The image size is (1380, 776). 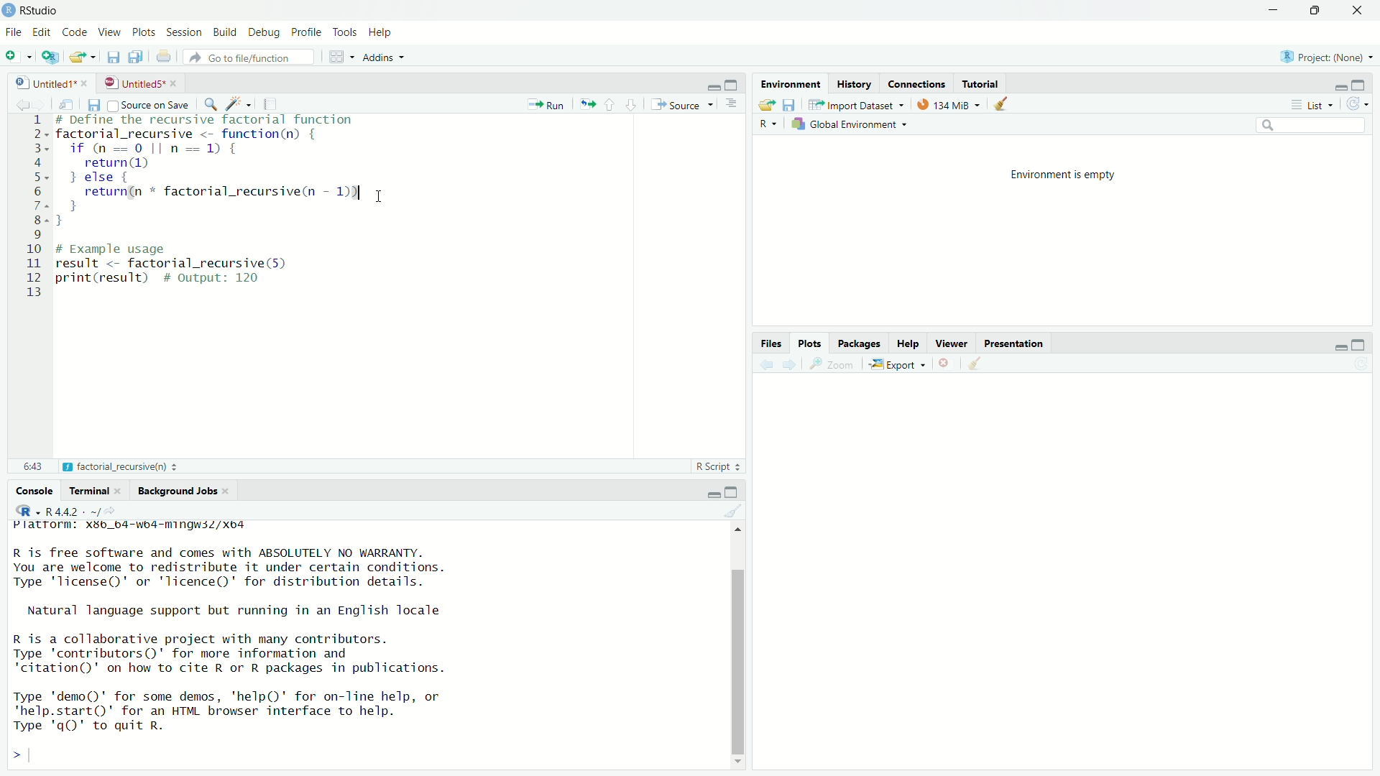 I want to click on Minimze, so click(x=712, y=86).